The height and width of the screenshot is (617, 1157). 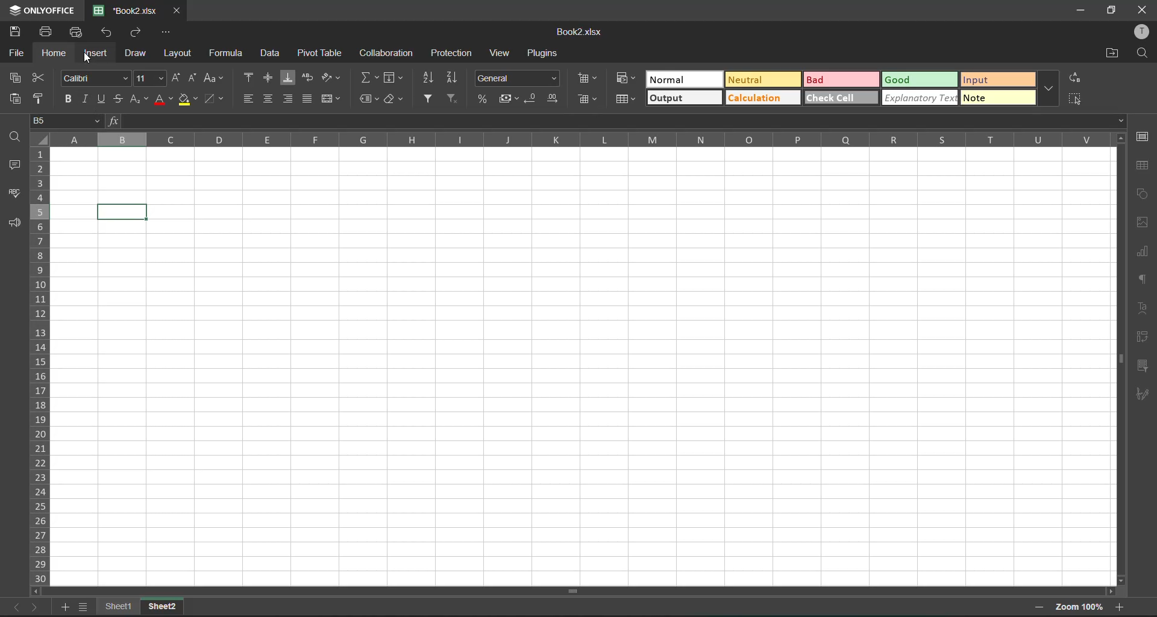 I want to click on next, so click(x=37, y=606).